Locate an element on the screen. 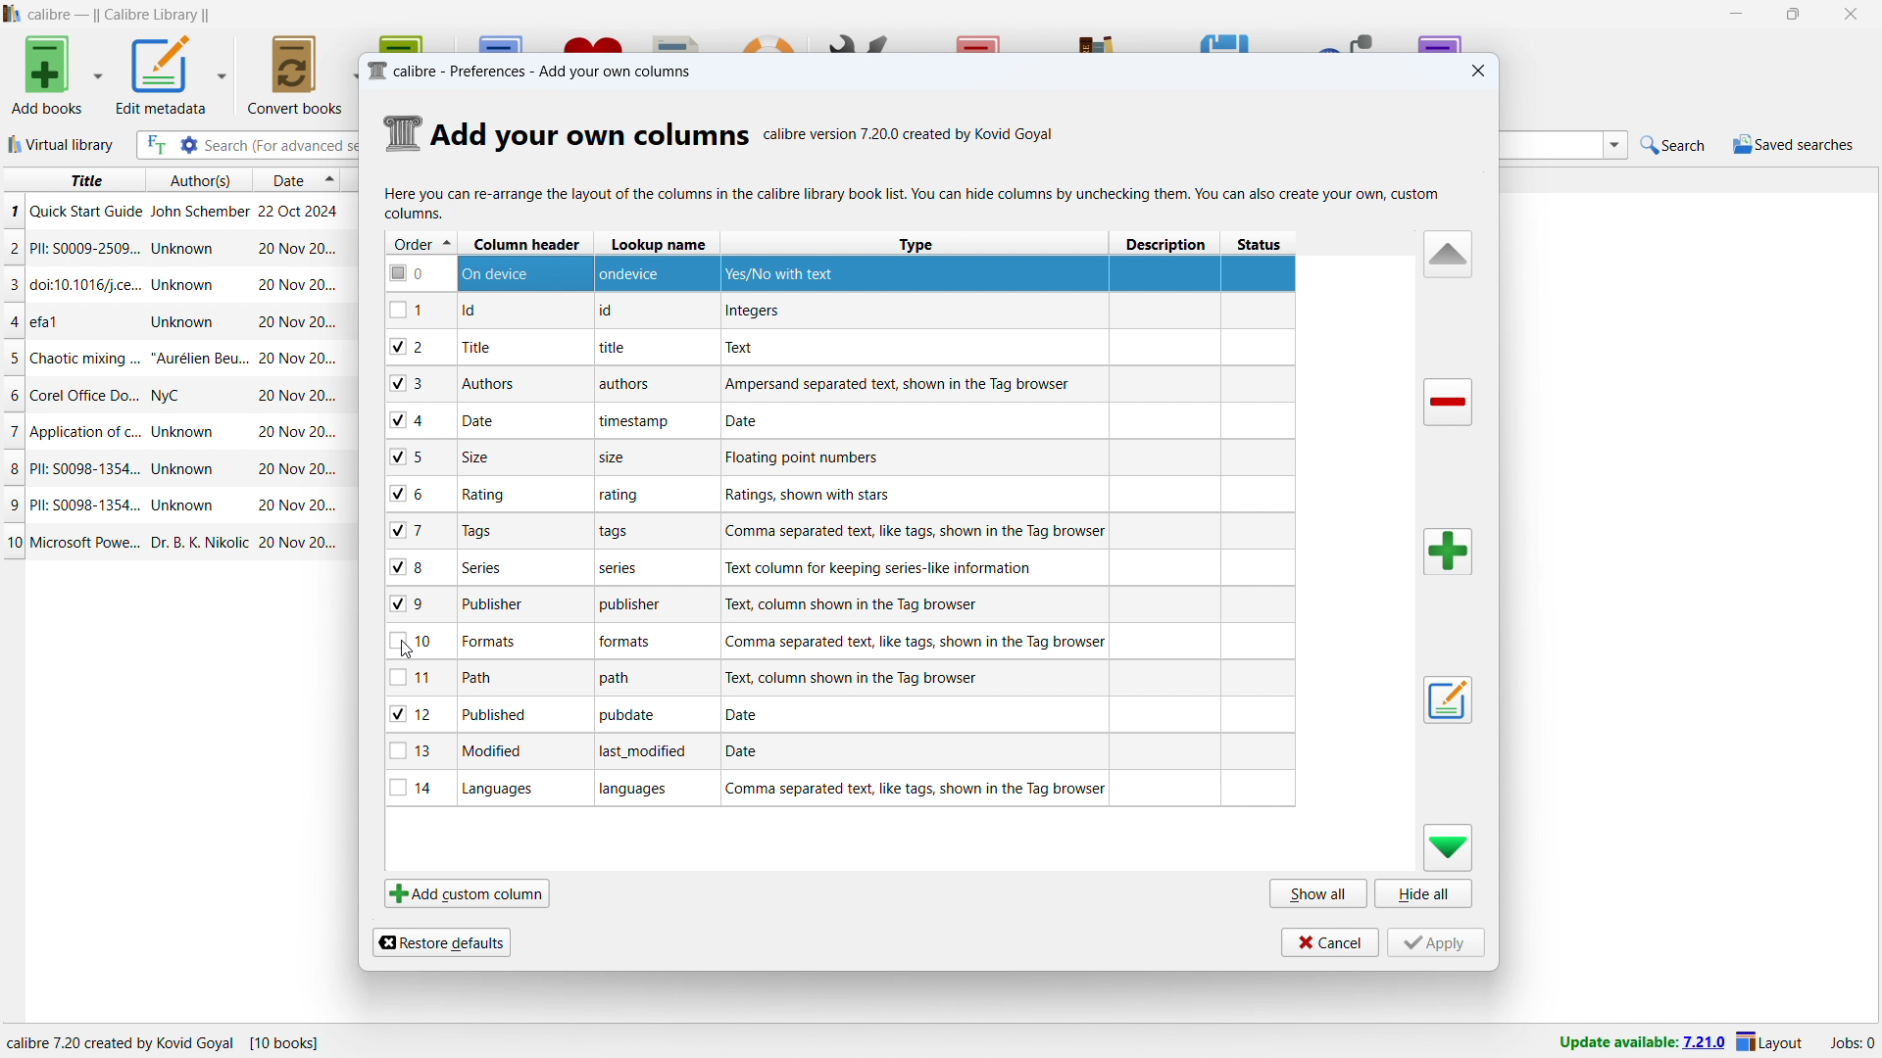 The width and height of the screenshot is (1882, 1058). BEI " Cevice | onaevice | Yes/No with text | | | is located at coordinates (839, 272).